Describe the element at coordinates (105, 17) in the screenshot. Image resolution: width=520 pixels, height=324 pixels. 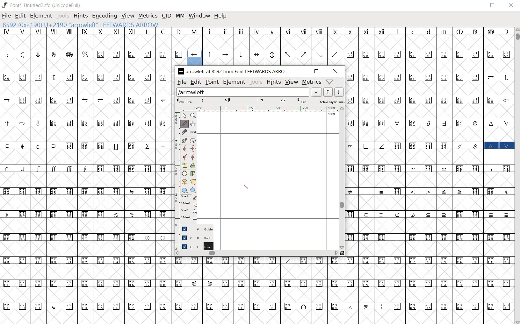
I see `encoding` at that location.